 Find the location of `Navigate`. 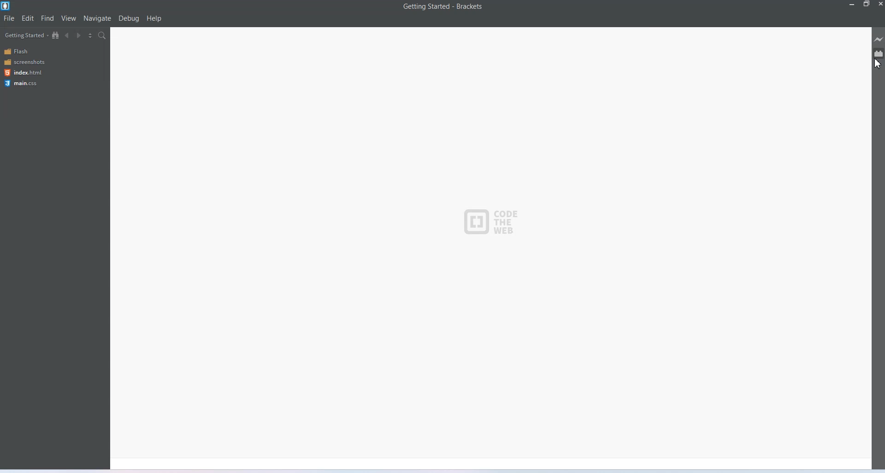

Navigate is located at coordinates (98, 18).